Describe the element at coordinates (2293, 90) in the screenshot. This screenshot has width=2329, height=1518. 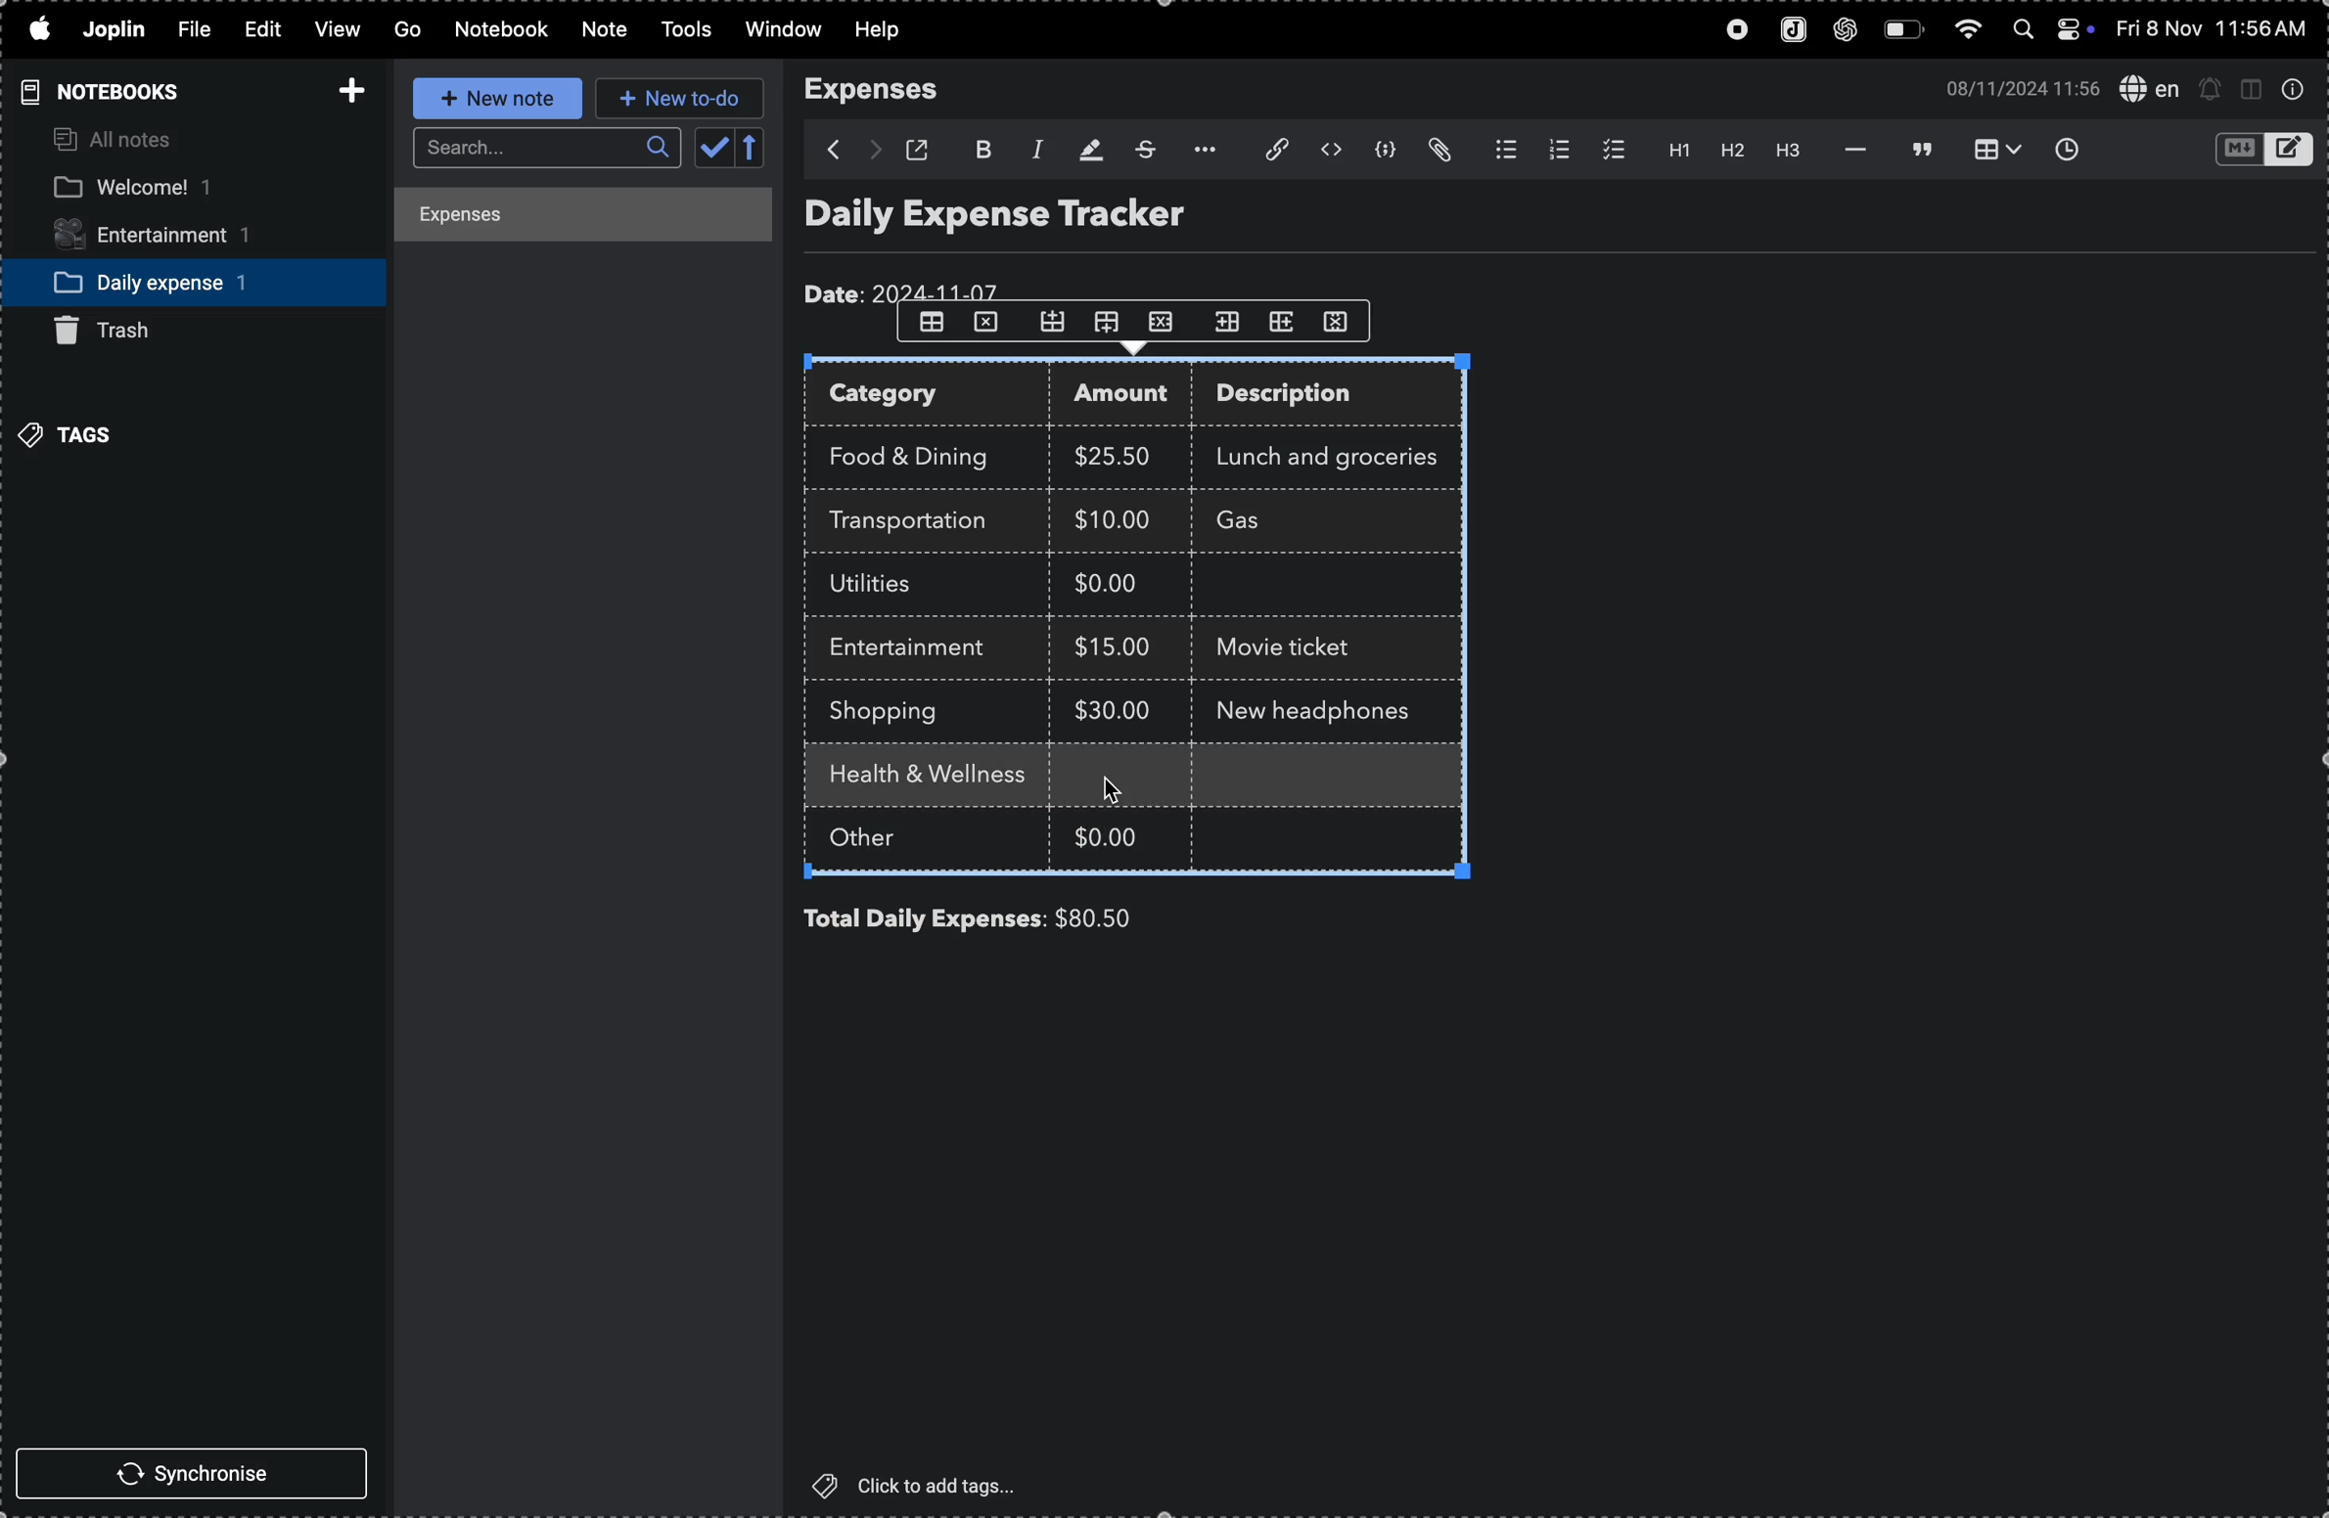
I see `info` at that location.